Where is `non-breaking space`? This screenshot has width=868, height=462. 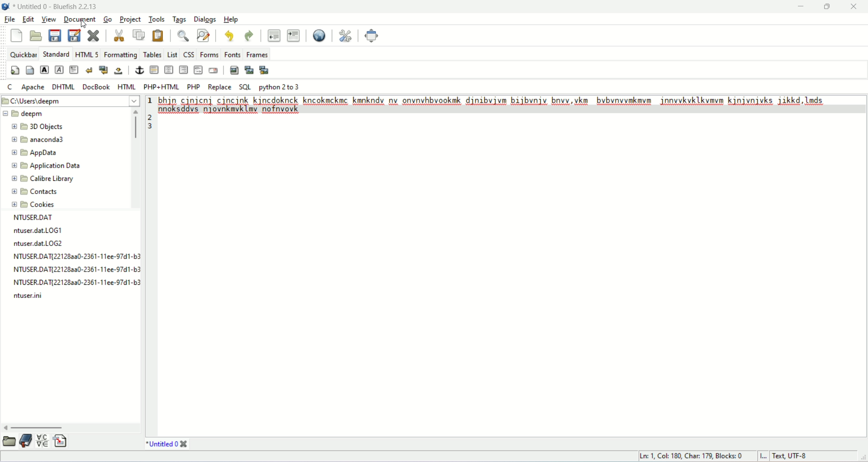
non-breaking space is located at coordinates (118, 70).